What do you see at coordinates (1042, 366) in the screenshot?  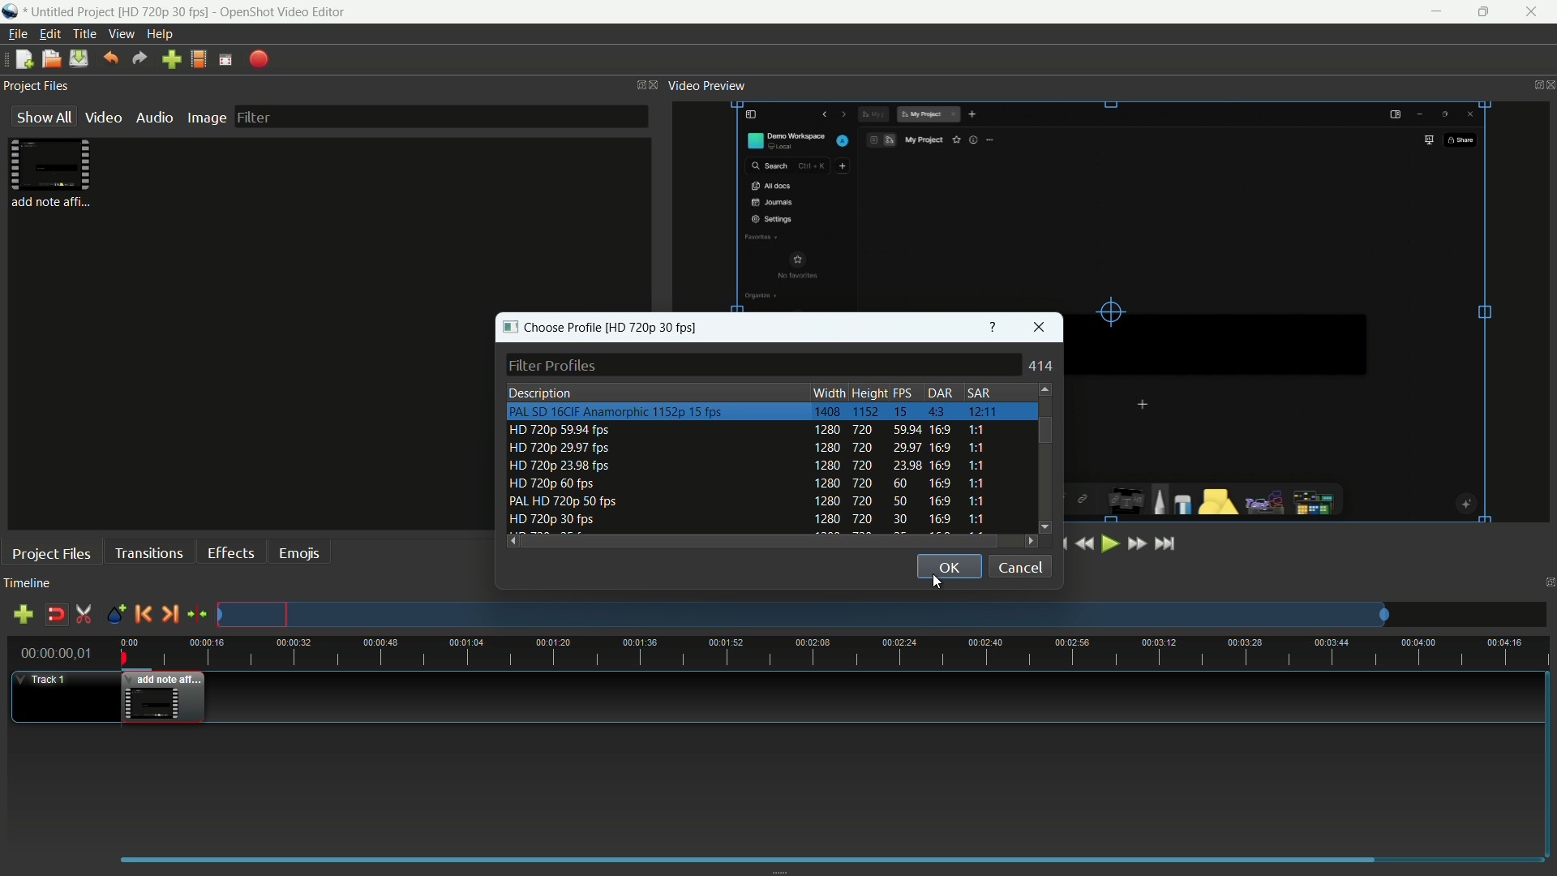 I see `414` at bounding box center [1042, 366].